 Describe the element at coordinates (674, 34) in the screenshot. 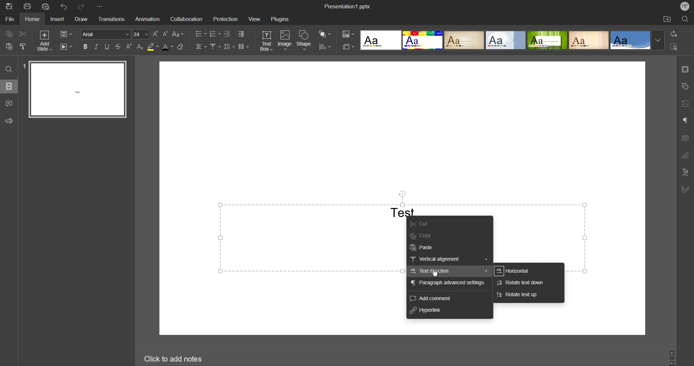

I see `Replace` at that location.